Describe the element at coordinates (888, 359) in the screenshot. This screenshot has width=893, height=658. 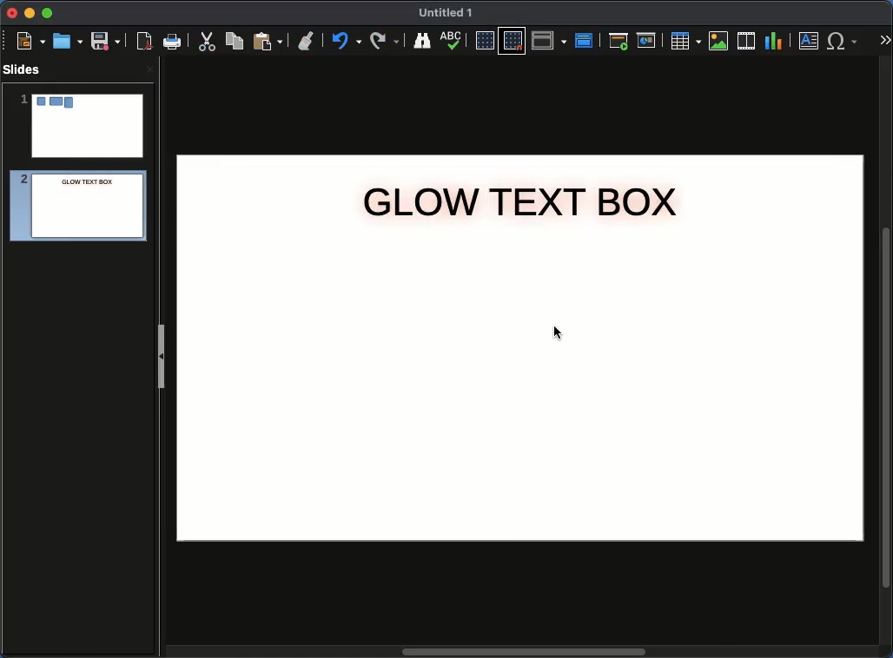
I see `Scroll` at that location.